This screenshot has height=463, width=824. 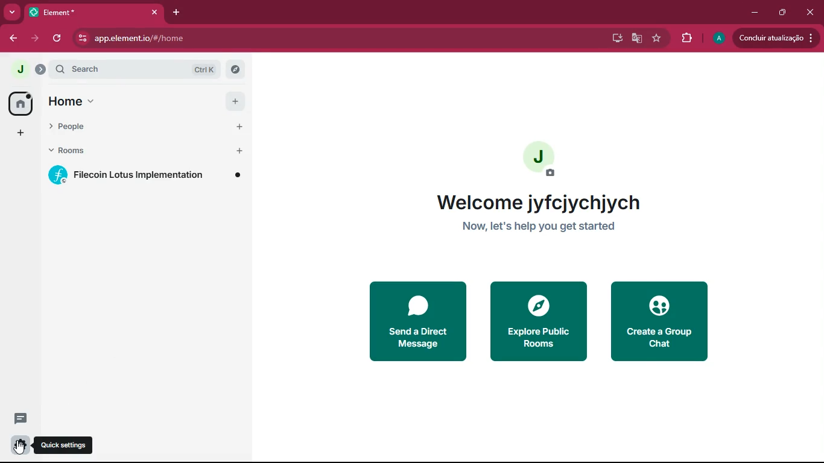 What do you see at coordinates (12, 13) in the screenshot?
I see `more` at bounding box center [12, 13].